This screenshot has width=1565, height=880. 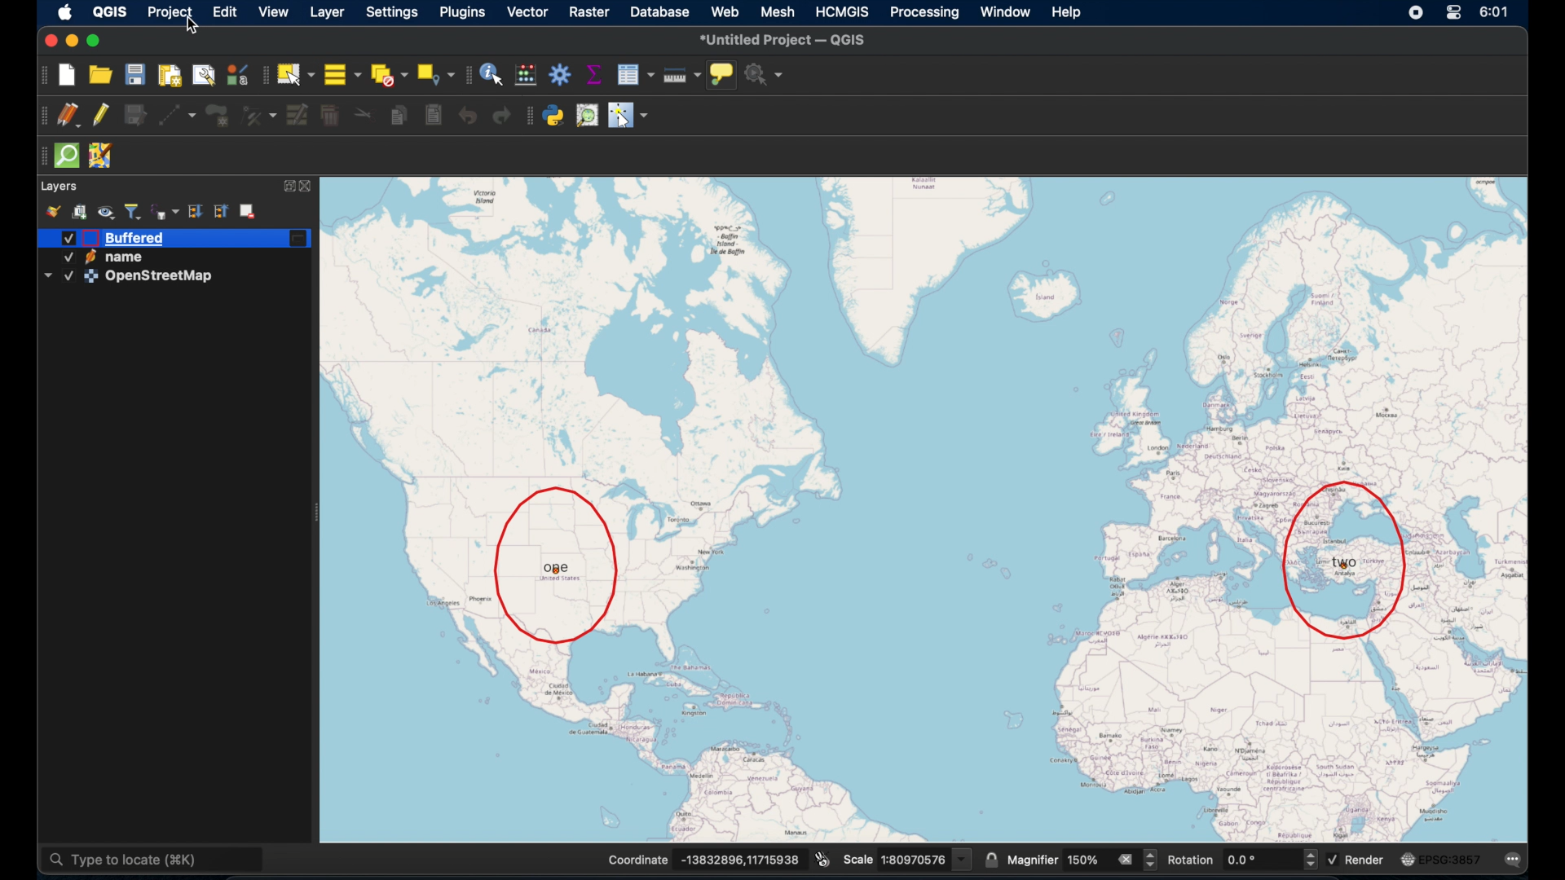 What do you see at coordinates (326, 12) in the screenshot?
I see `layer` at bounding box center [326, 12].